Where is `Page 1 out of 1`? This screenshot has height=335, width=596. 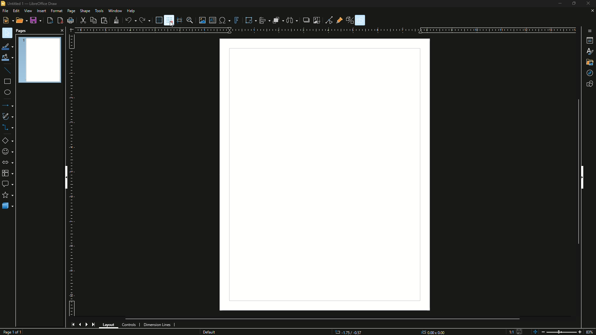 Page 1 out of 1 is located at coordinates (14, 331).